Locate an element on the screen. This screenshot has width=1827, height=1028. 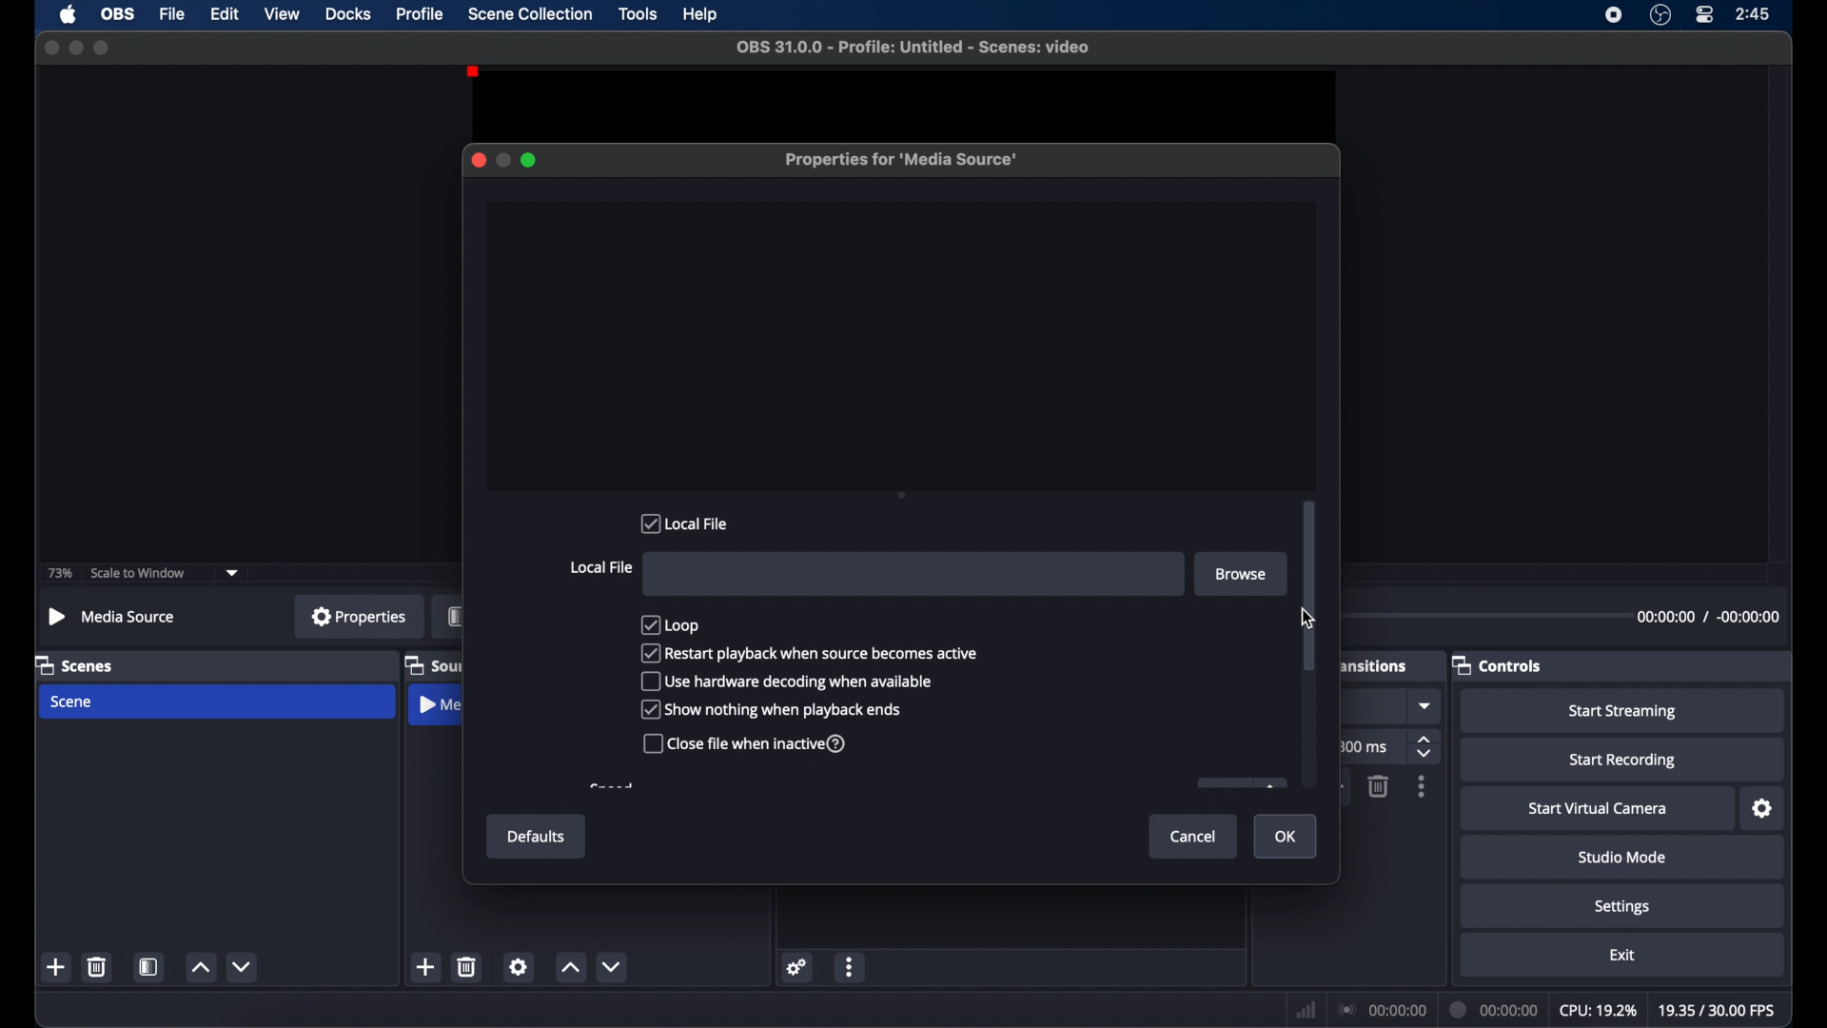
decrement is located at coordinates (616, 967).